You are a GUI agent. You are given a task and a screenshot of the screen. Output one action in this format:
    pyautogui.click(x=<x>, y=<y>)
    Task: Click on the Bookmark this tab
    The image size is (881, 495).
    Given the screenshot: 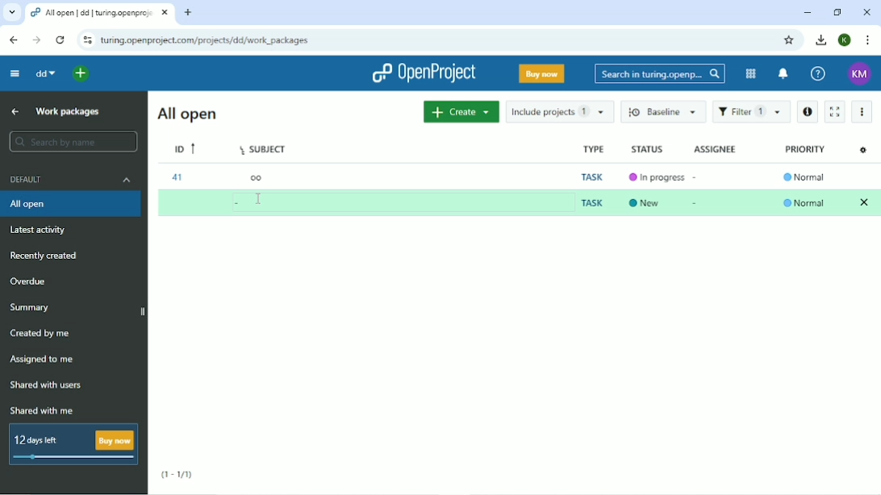 What is the action you would take?
    pyautogui.click(x=790, y=40)
    